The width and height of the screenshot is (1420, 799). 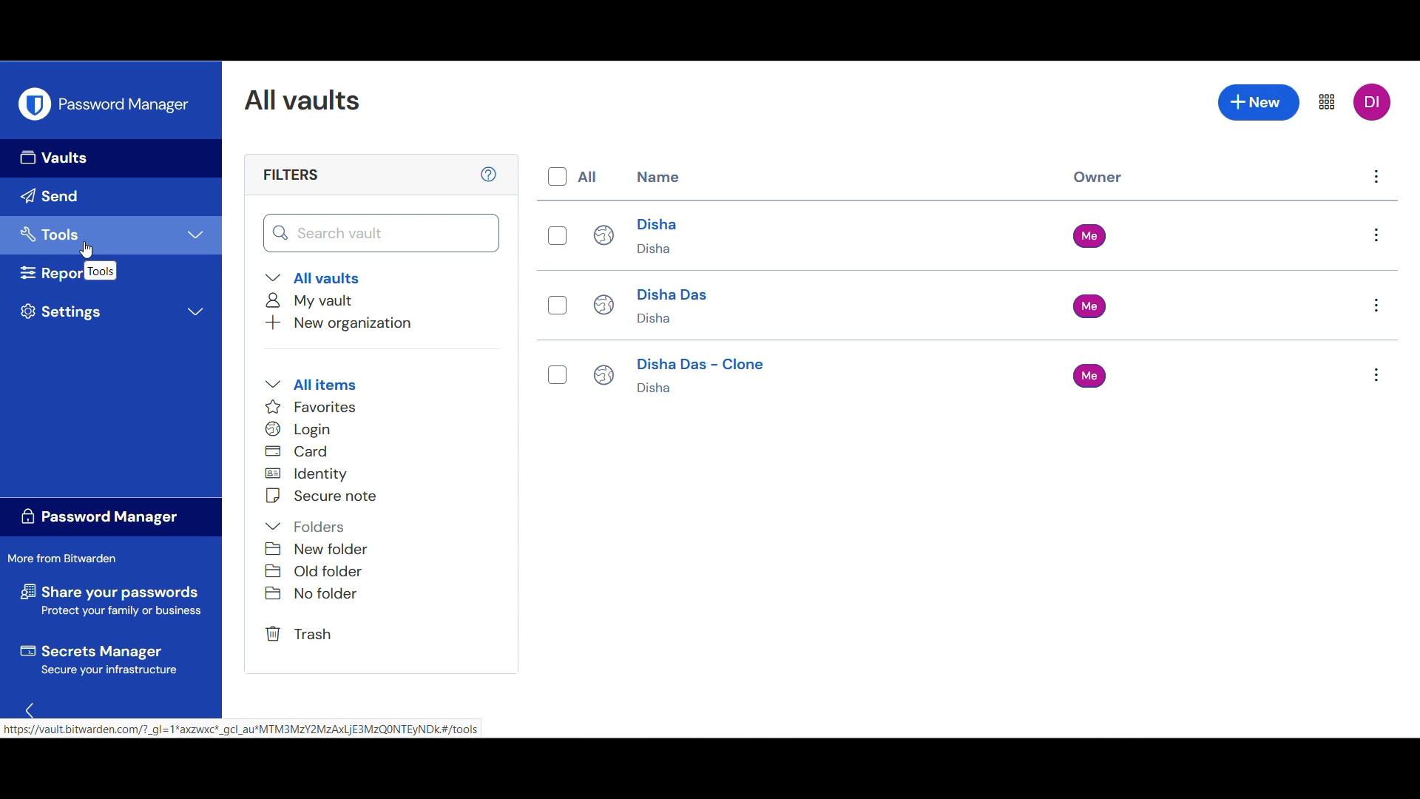 I want to click on Owner column, so click(x=1098, y=178).